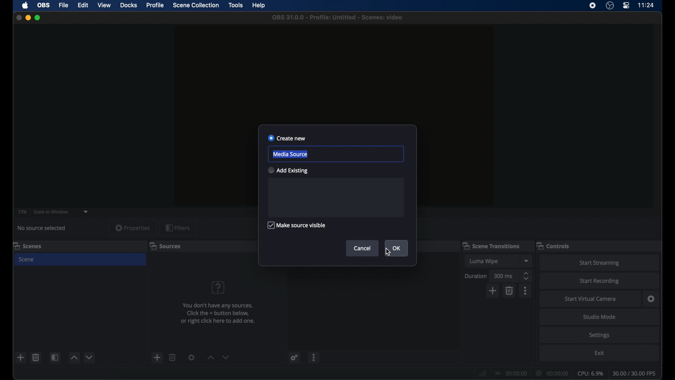  Describe the element at coordinates (129, 5) in the screenshot. I see `docks` at that location.